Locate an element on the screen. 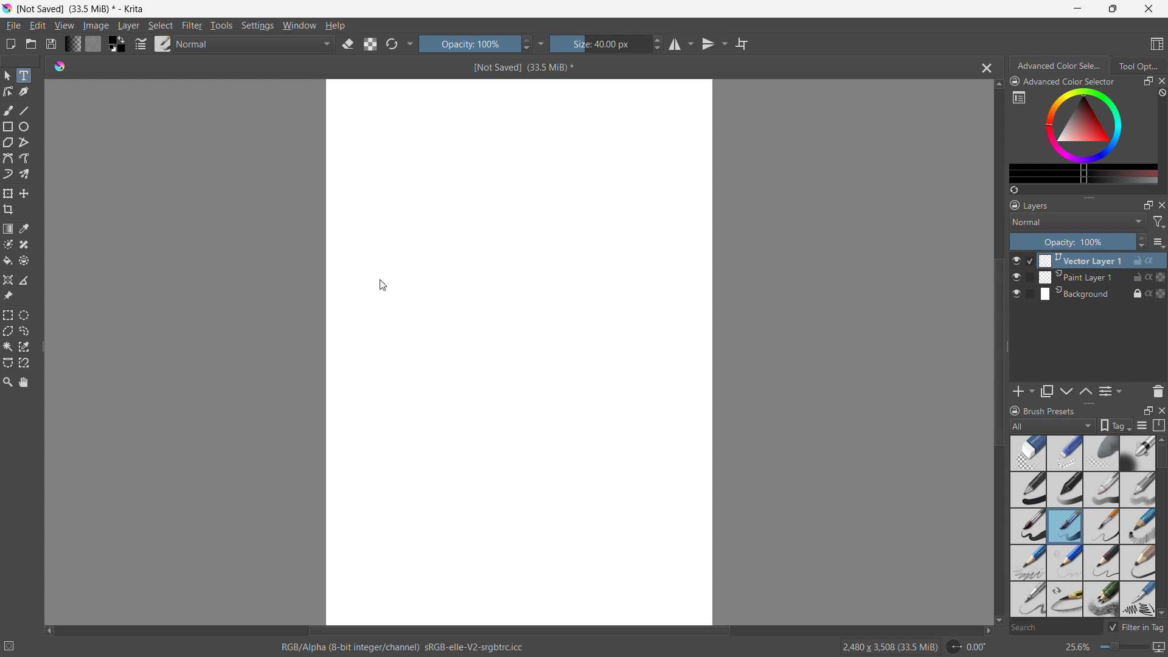  set erasor is located at coordinates (347, 44).